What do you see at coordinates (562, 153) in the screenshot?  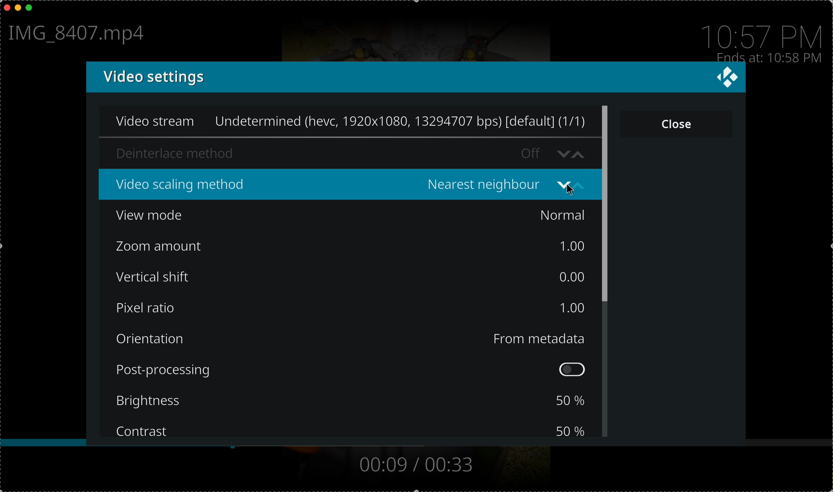 I see `decrease value` at bounding box center [562, 153].